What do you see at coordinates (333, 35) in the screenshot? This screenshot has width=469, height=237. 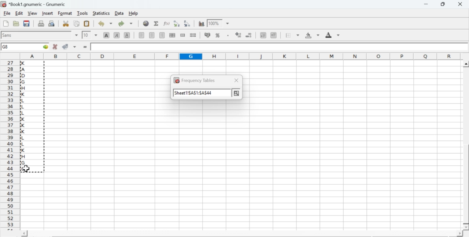 I see `foreground` at bounding box center [333, 35].